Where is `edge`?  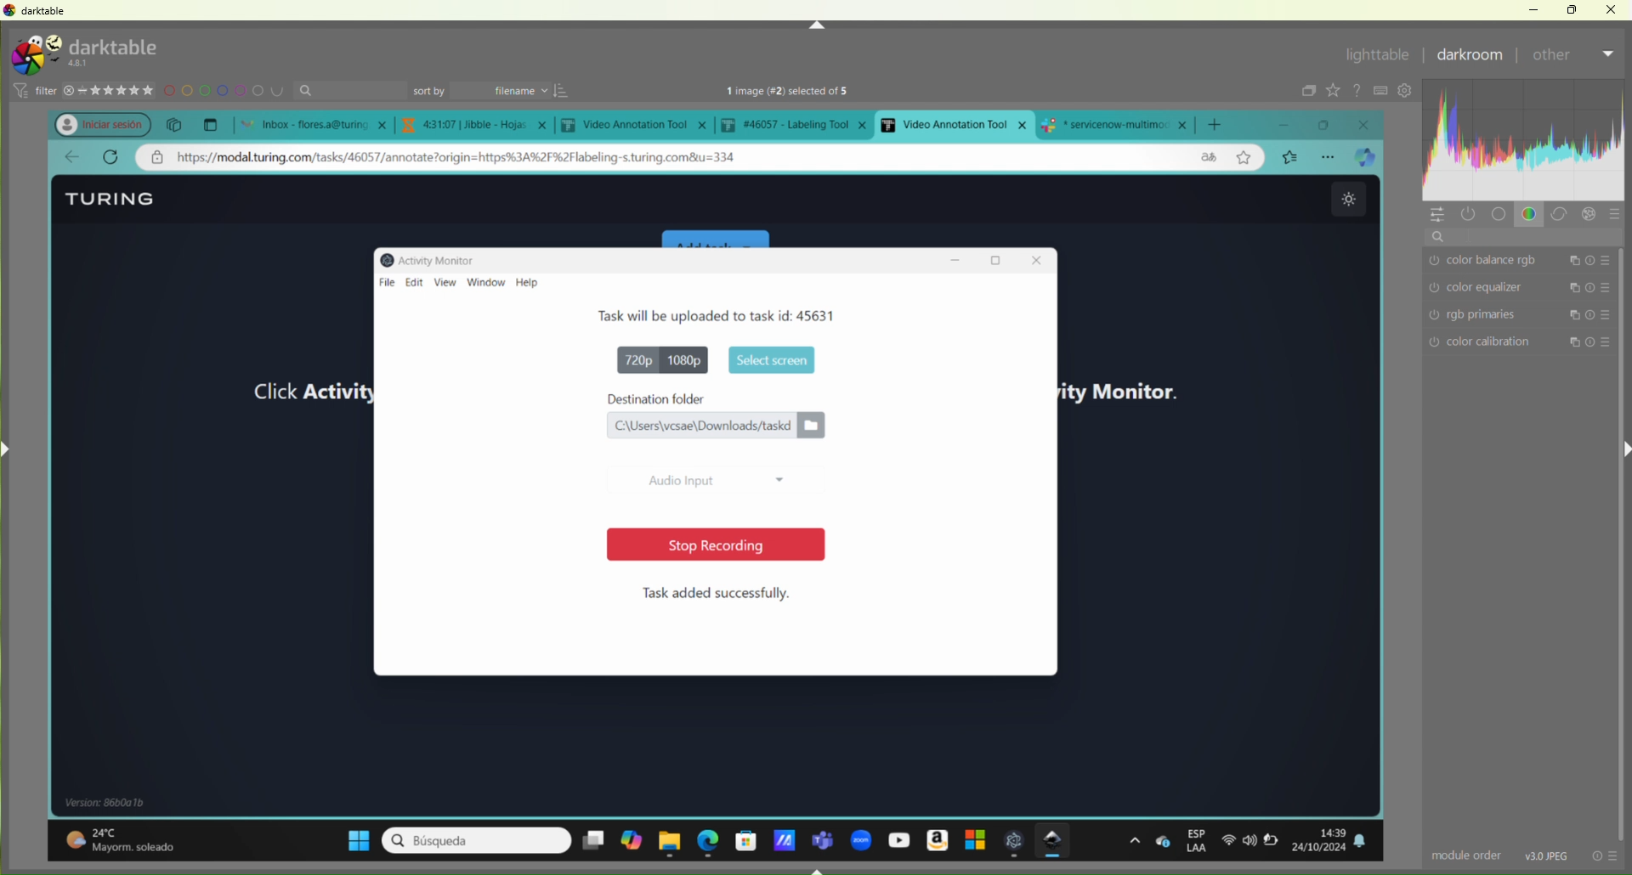 edge is located at coordinates (709, 839).